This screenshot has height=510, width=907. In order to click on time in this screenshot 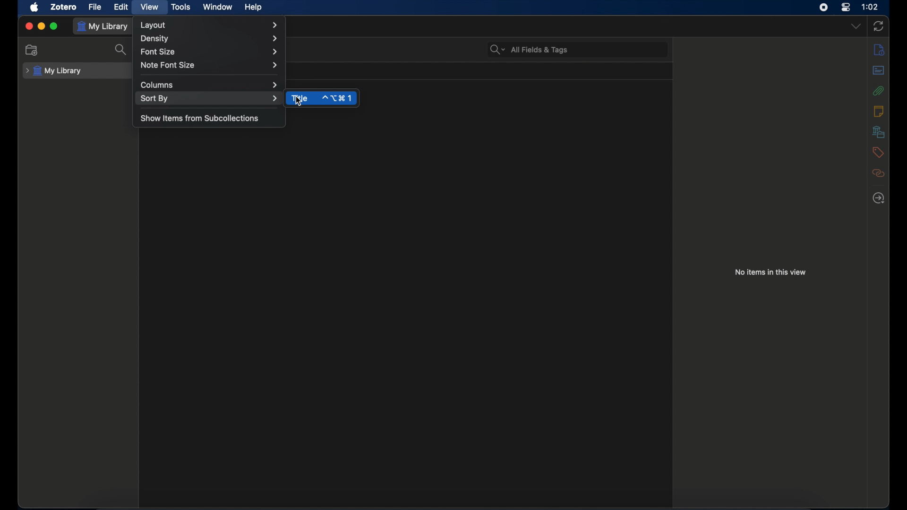, I will do `click(870, 6)`.